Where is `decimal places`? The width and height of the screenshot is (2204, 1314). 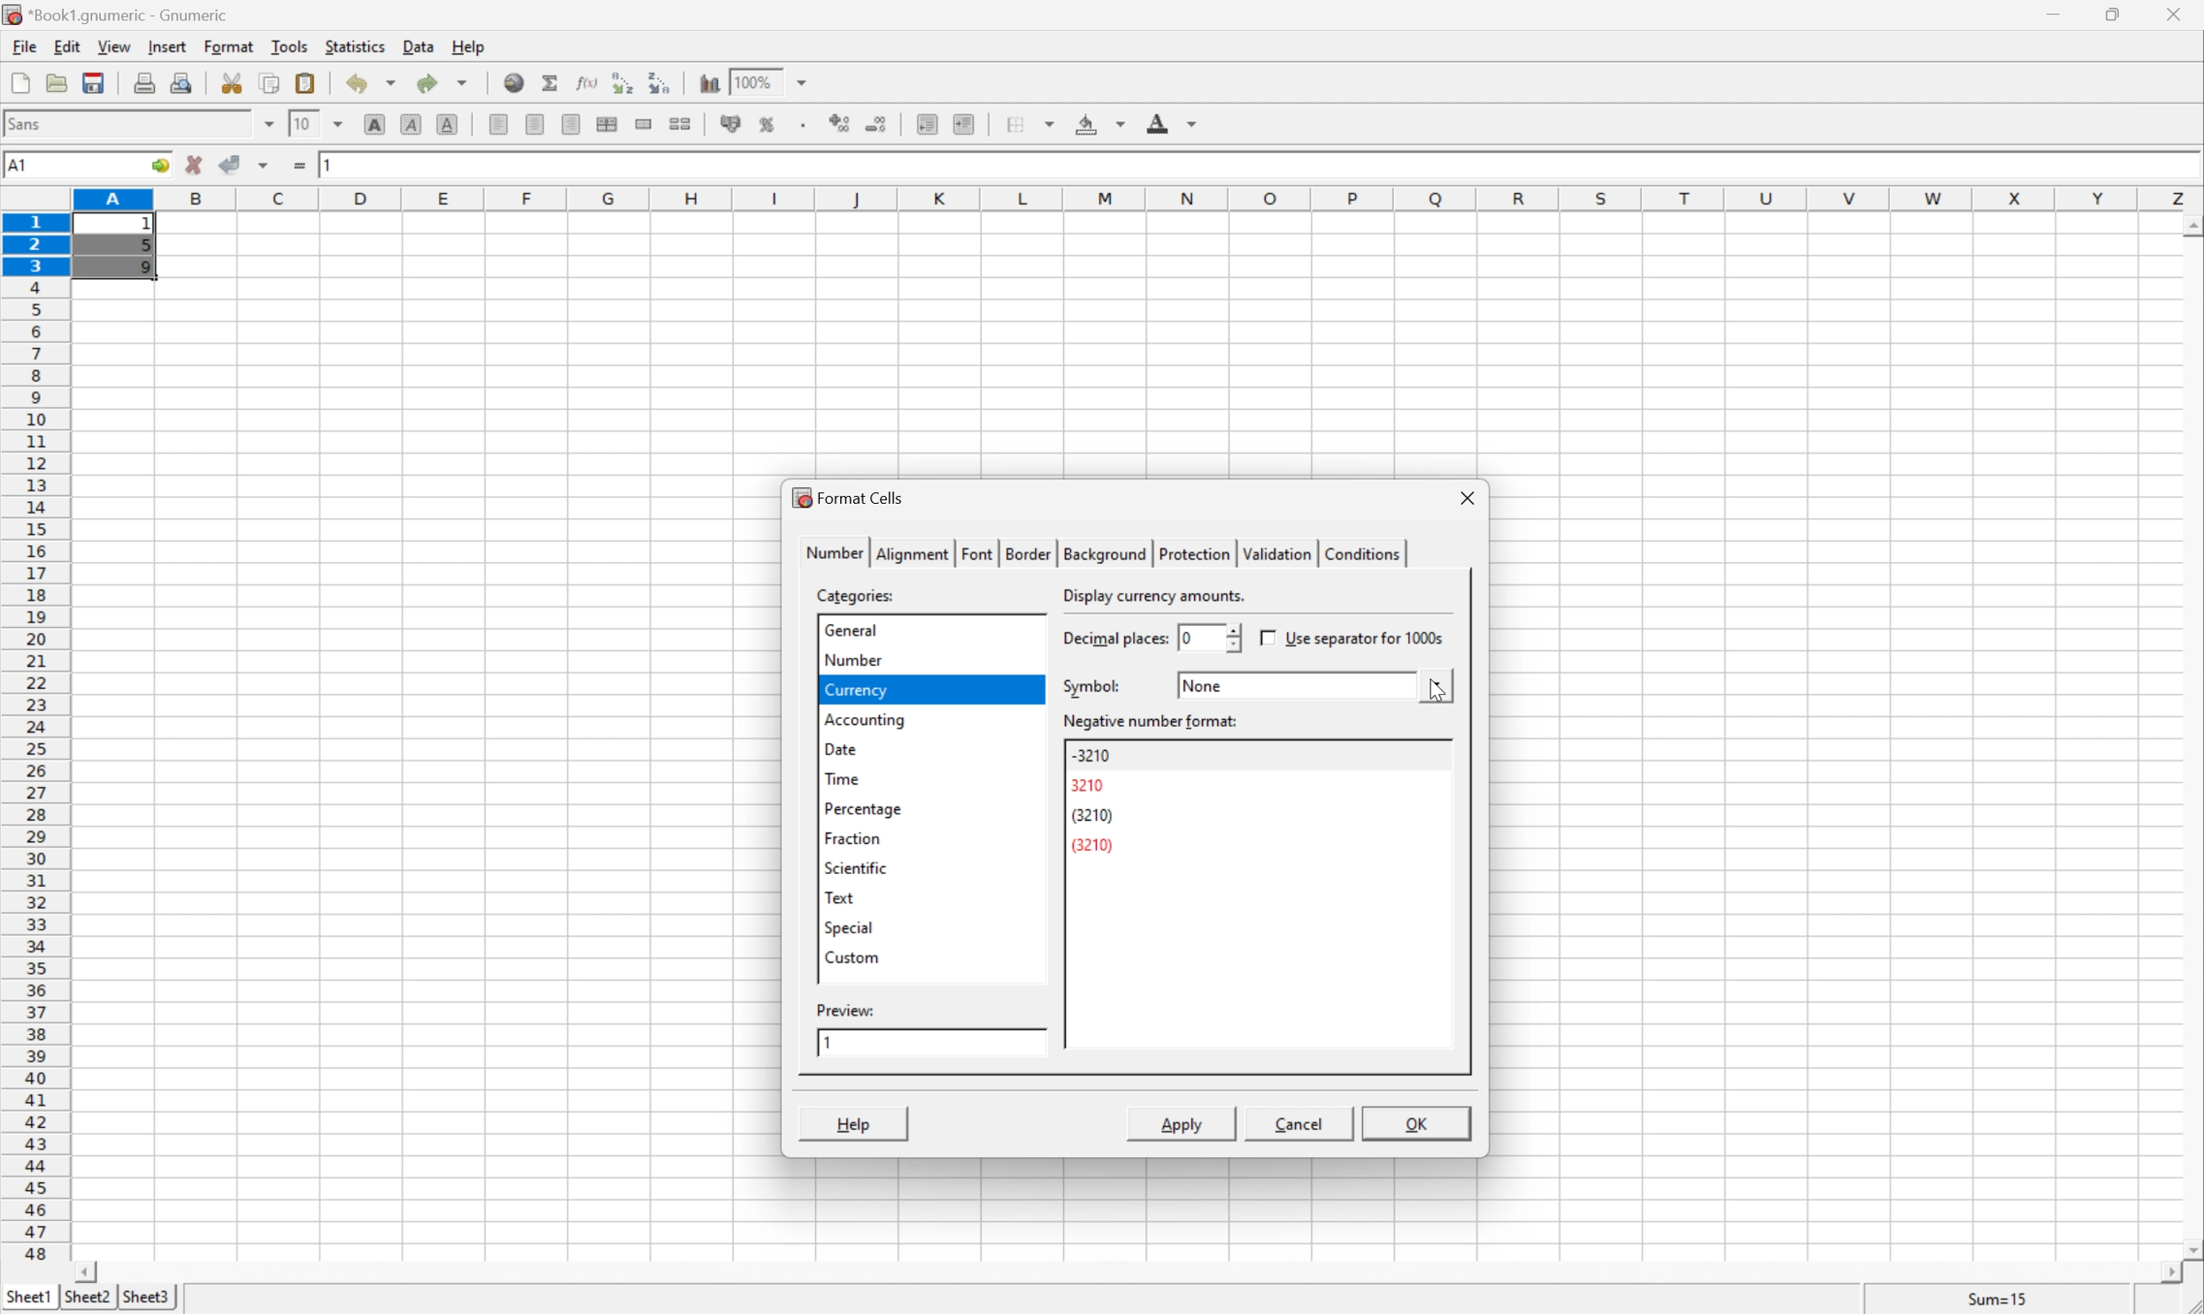 decimal places is located at coordinates (1114, 639).